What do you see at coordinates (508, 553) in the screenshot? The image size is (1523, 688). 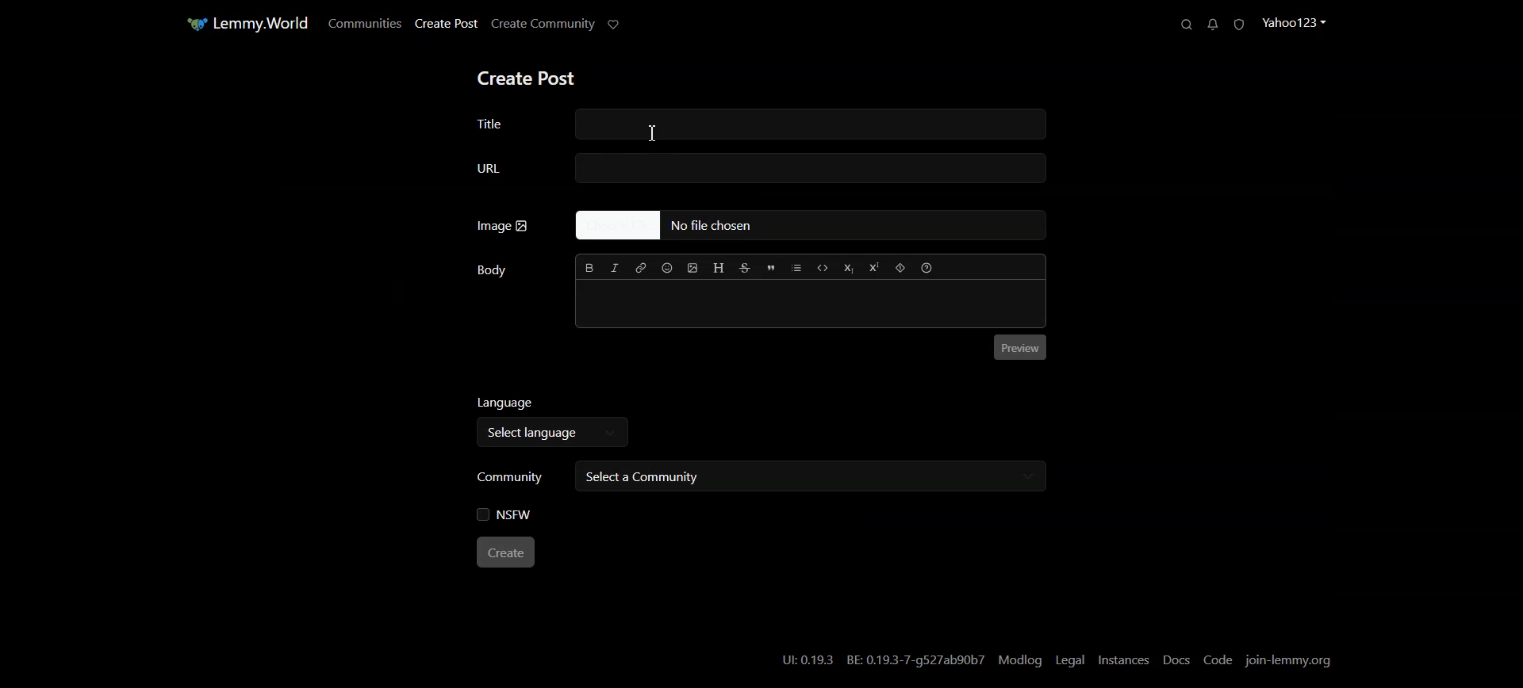 I see `Create` at bounding box center [508, 553].